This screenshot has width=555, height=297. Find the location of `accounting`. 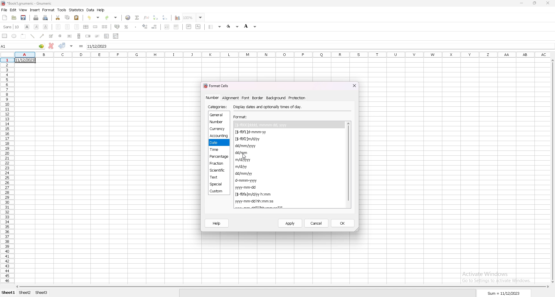

accounting is located at coordinates (219, 136).